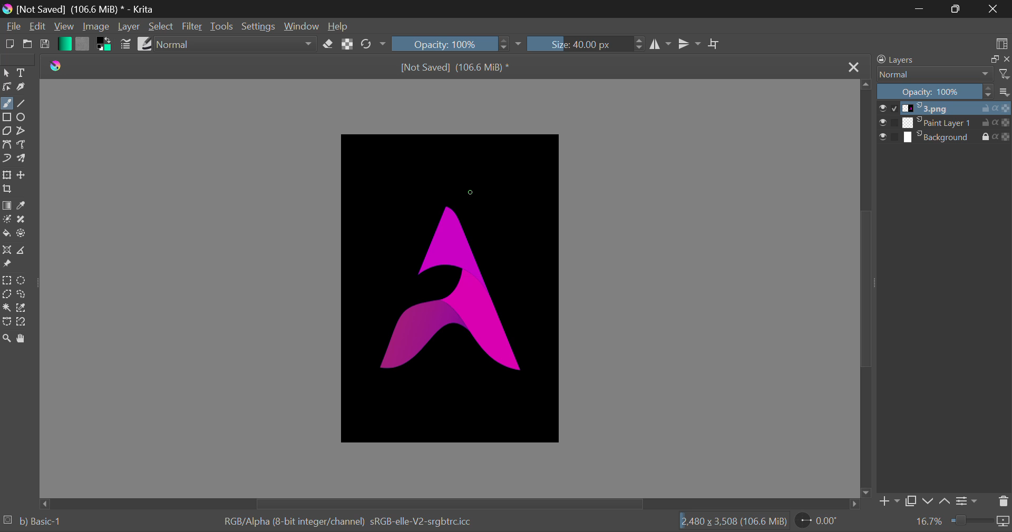 The image size is (1012, 532). What do you see at coordinates (1006, 58) in the screenshot?
I see `close` at bounding box center [1006, 58].